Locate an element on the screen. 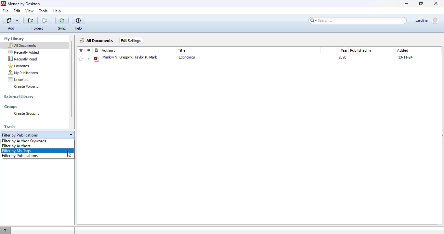 The height and width of the screenshot is (234, 444). my publications is located at coordinates (23, 72).